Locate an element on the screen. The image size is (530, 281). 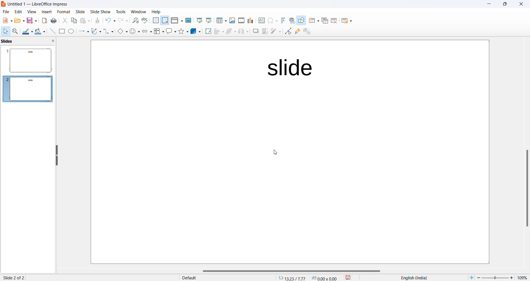
Insert font work text is located at coordinates (283, 20).